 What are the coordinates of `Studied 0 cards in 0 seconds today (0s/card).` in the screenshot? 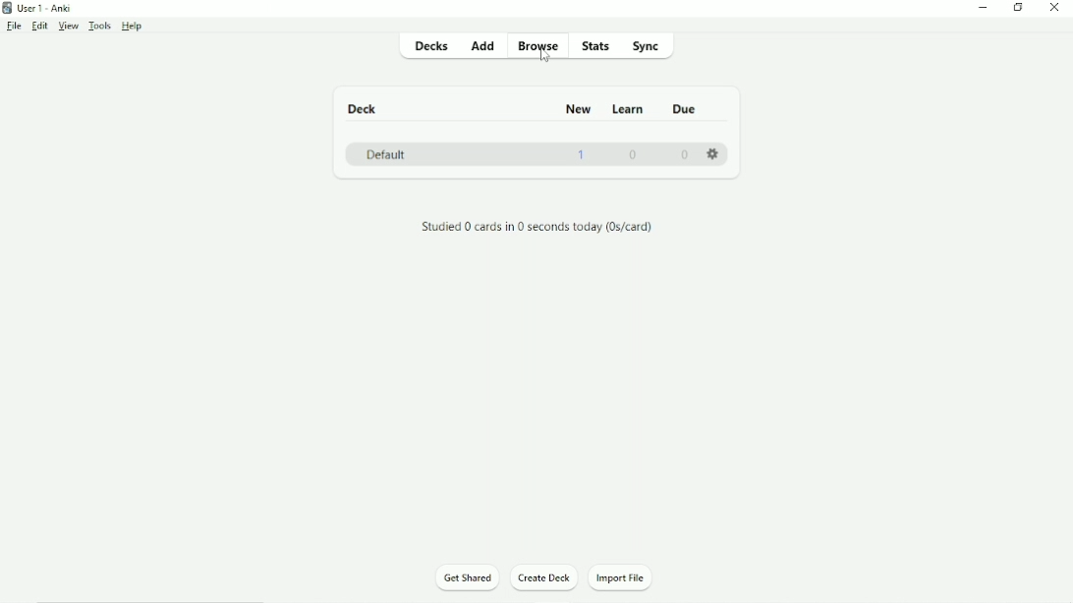 It's located at (536, 227).